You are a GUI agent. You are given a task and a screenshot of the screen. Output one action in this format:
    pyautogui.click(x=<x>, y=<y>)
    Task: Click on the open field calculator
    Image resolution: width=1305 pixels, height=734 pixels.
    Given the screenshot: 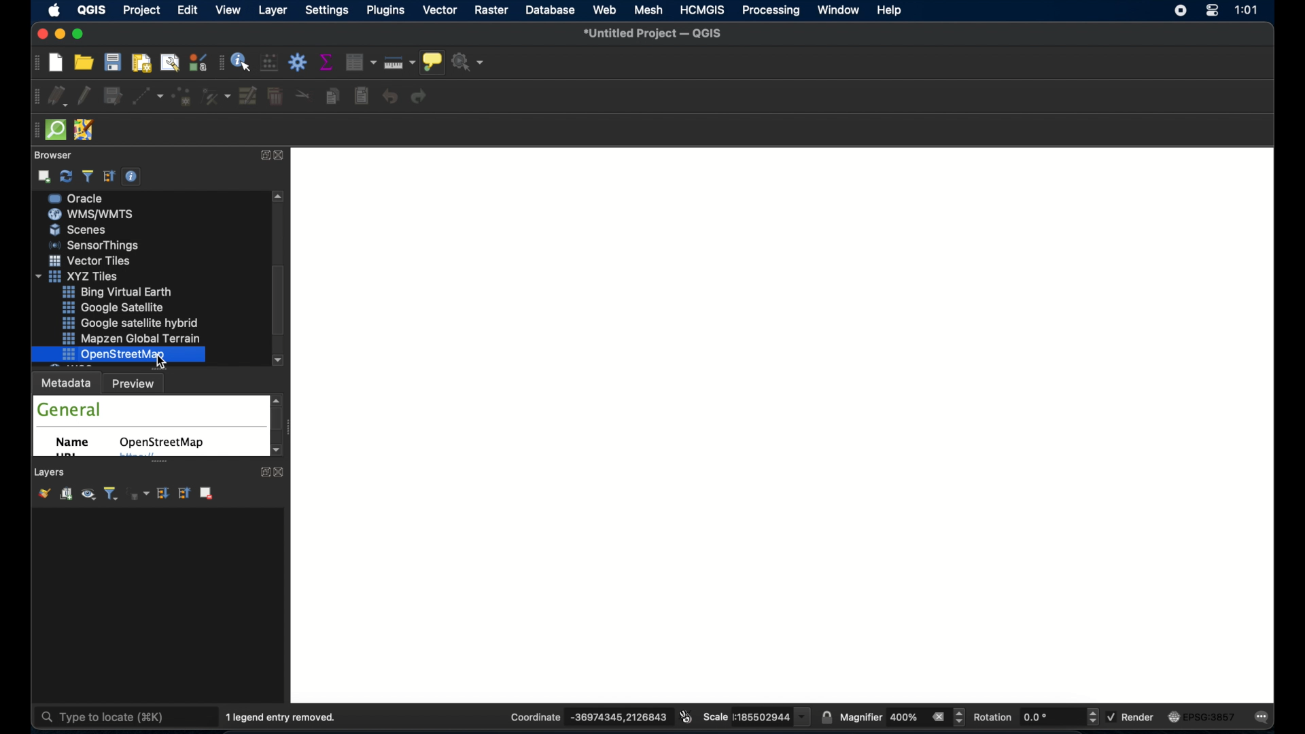 What is the action you would take?
    pyautogui.click(x=269, y=63)
    